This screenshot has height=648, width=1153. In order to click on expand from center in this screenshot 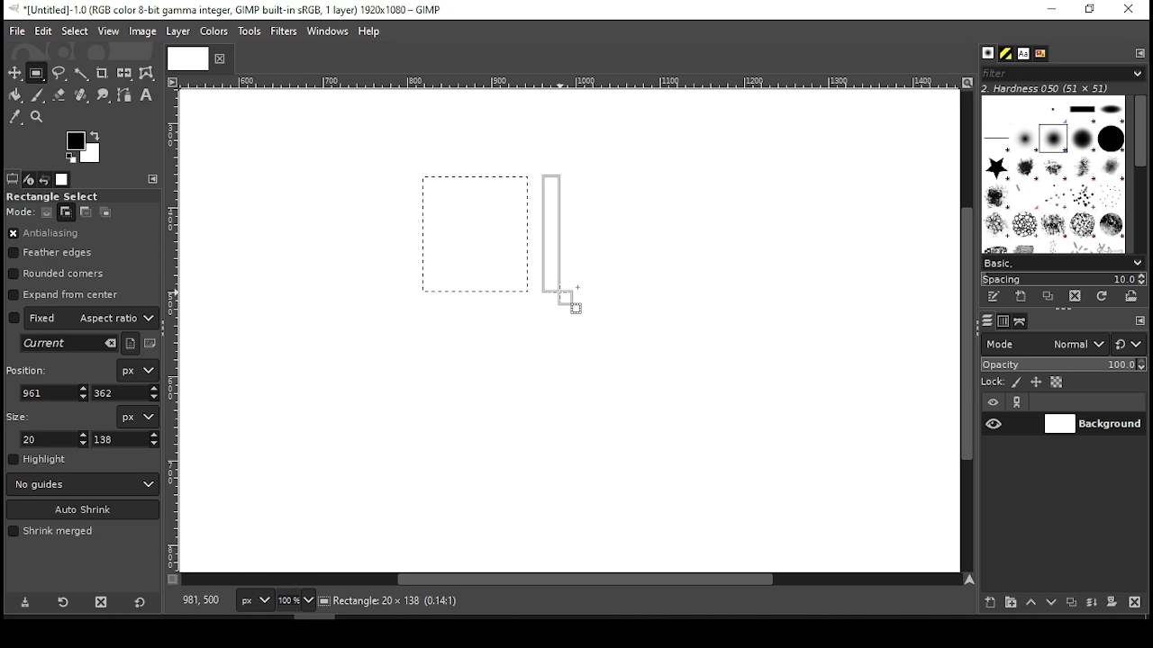, I will do `click(64, 292)`.